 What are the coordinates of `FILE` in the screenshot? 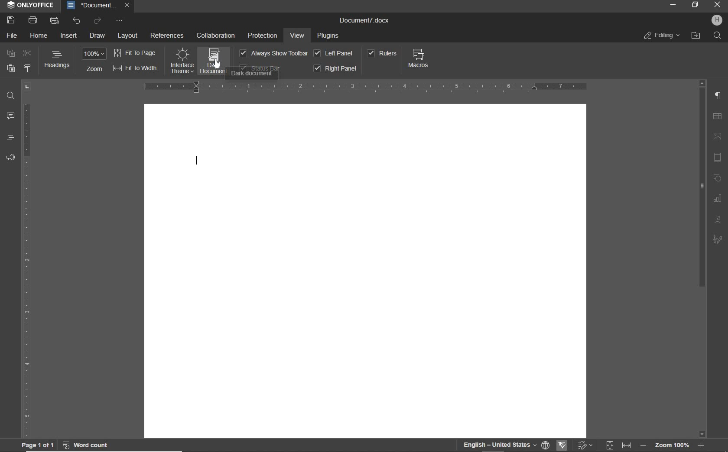 It's located at (11, 37).